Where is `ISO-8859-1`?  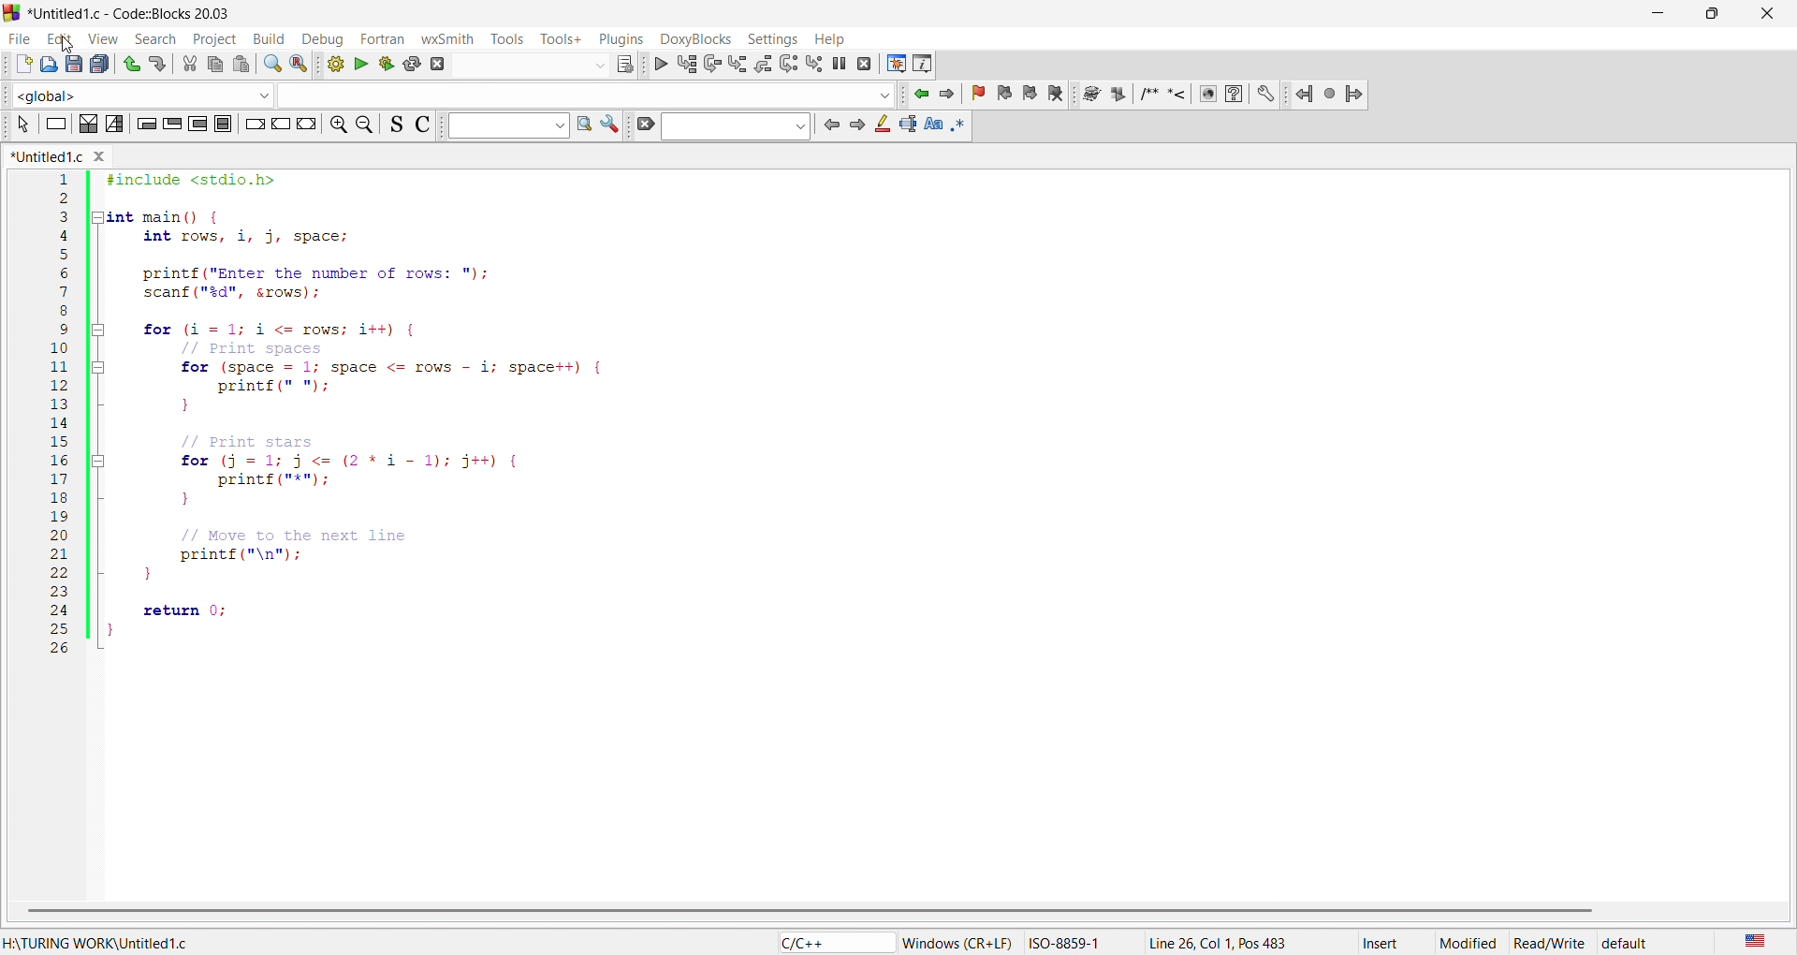
ISO-8859-1 is located at coordinates (1076, 941).